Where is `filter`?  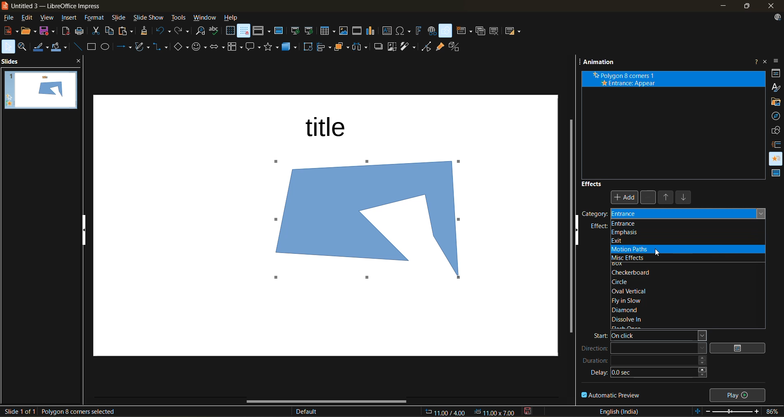
filter is located at coordinates (410, 47).